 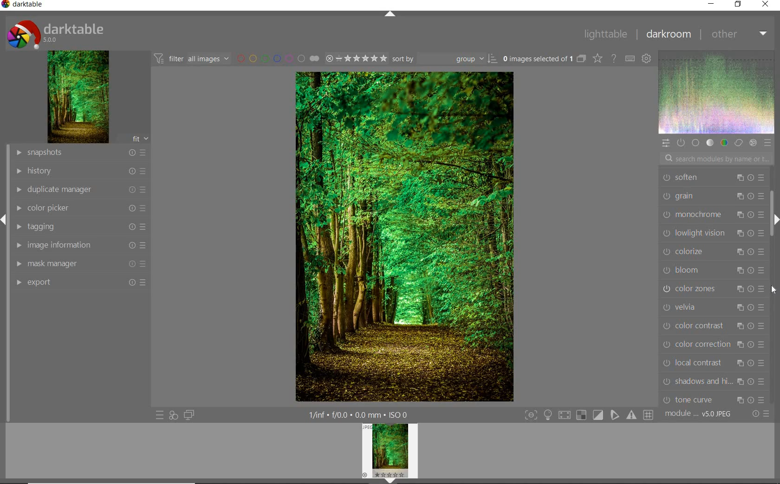 I want to click on velvia, so click(x=714, y=307).